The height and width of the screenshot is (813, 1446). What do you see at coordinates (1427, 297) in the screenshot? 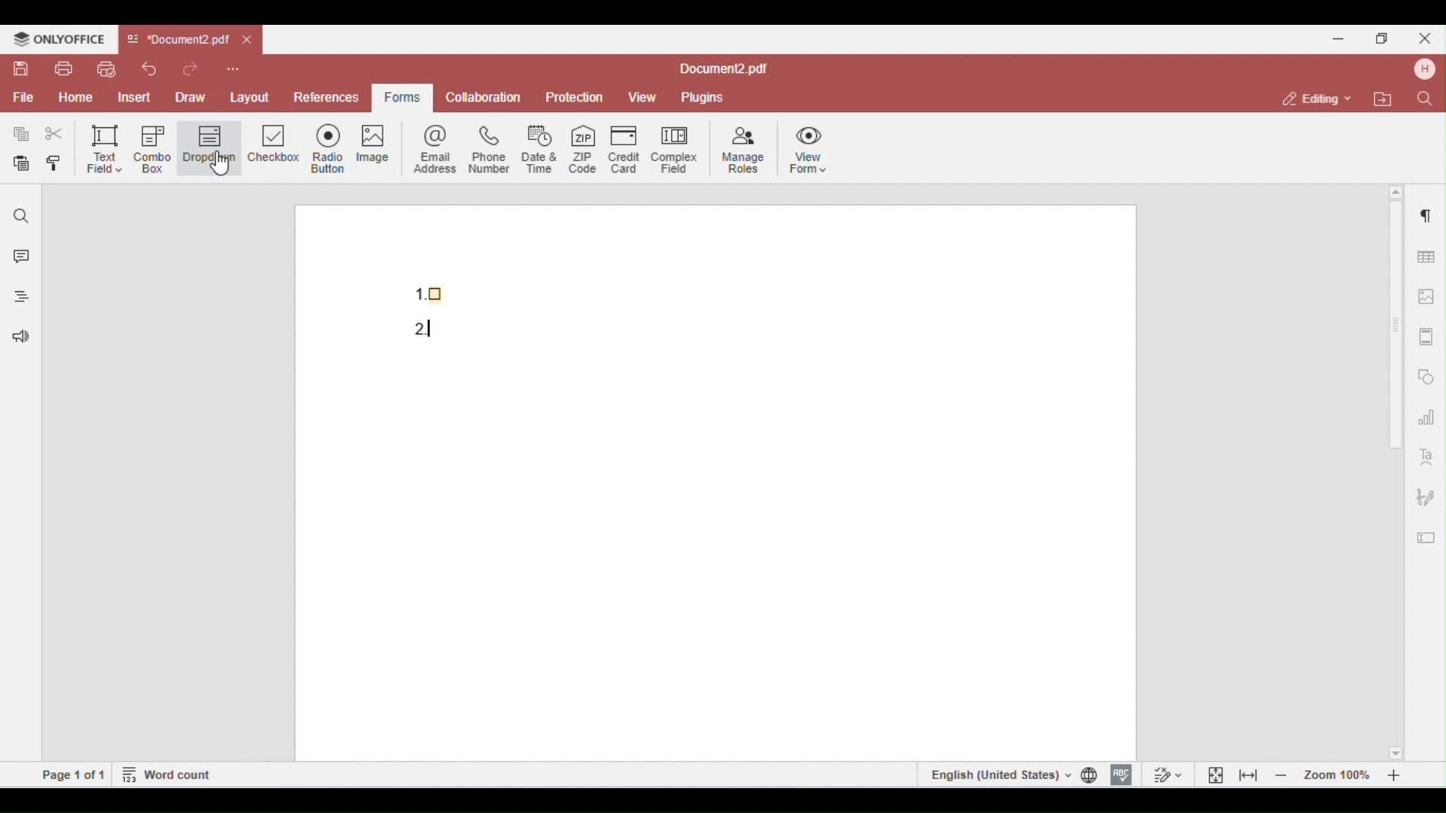
I see `image settings` at bounding box center [1427, 297].